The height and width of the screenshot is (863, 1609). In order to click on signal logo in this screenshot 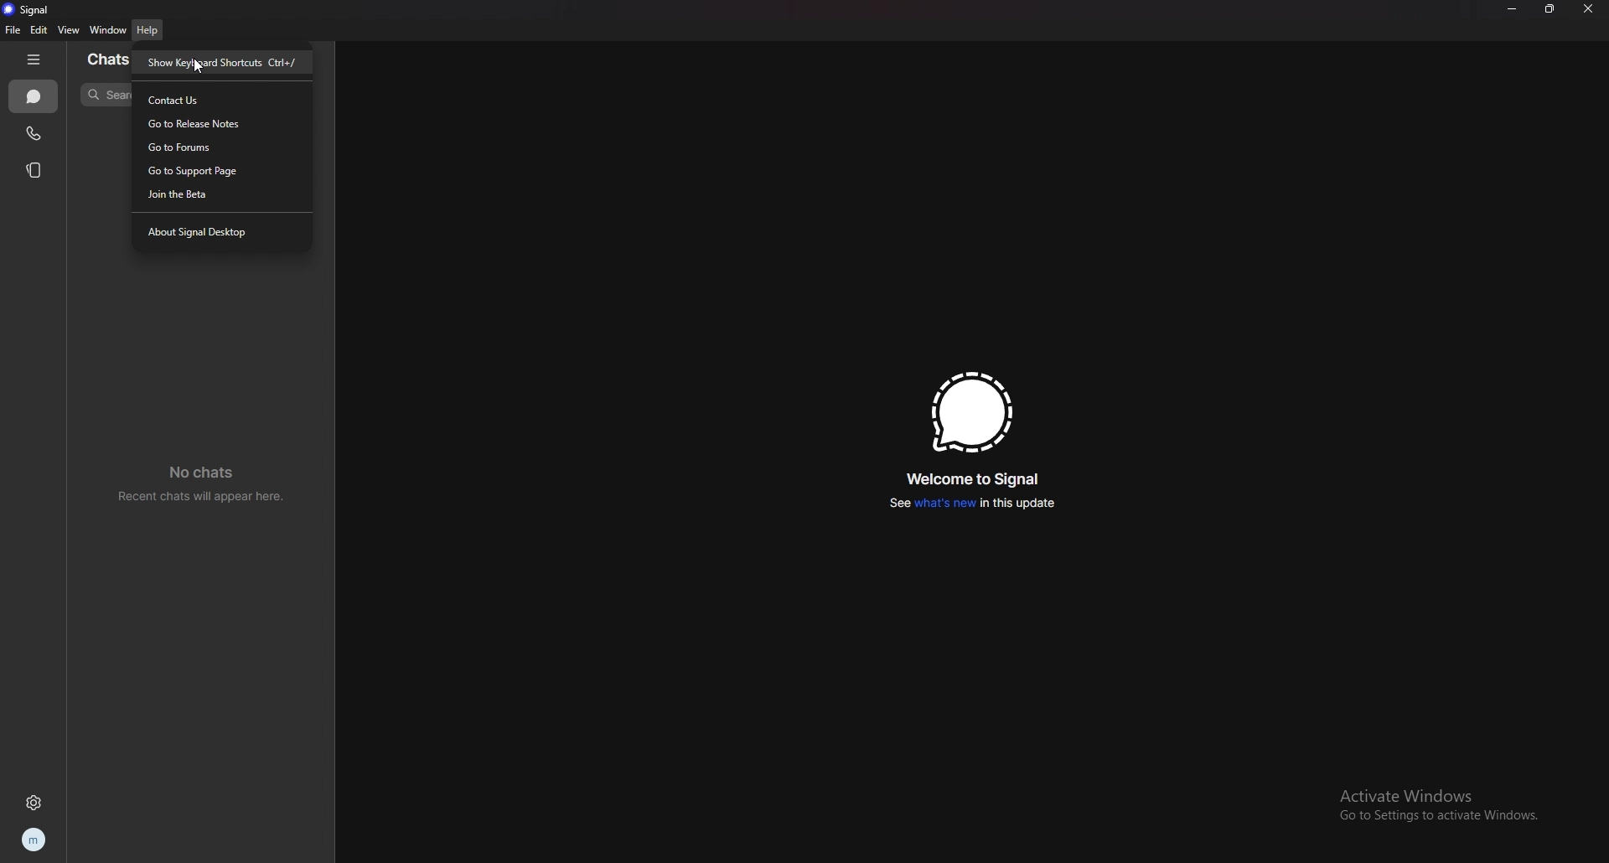, I will do `click(968, 412)`.